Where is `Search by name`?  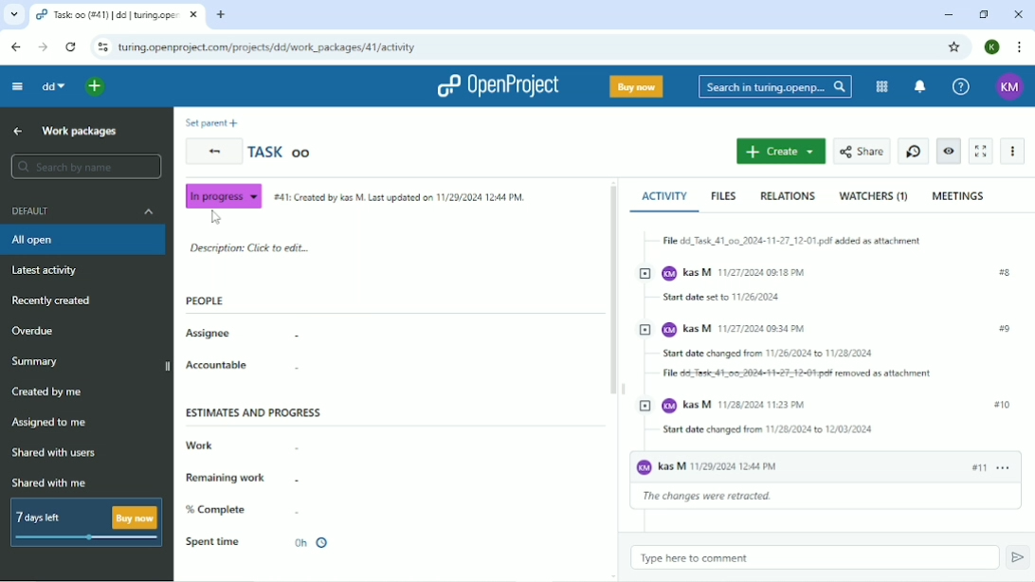 Search by name is located at coordinates (81, 164).